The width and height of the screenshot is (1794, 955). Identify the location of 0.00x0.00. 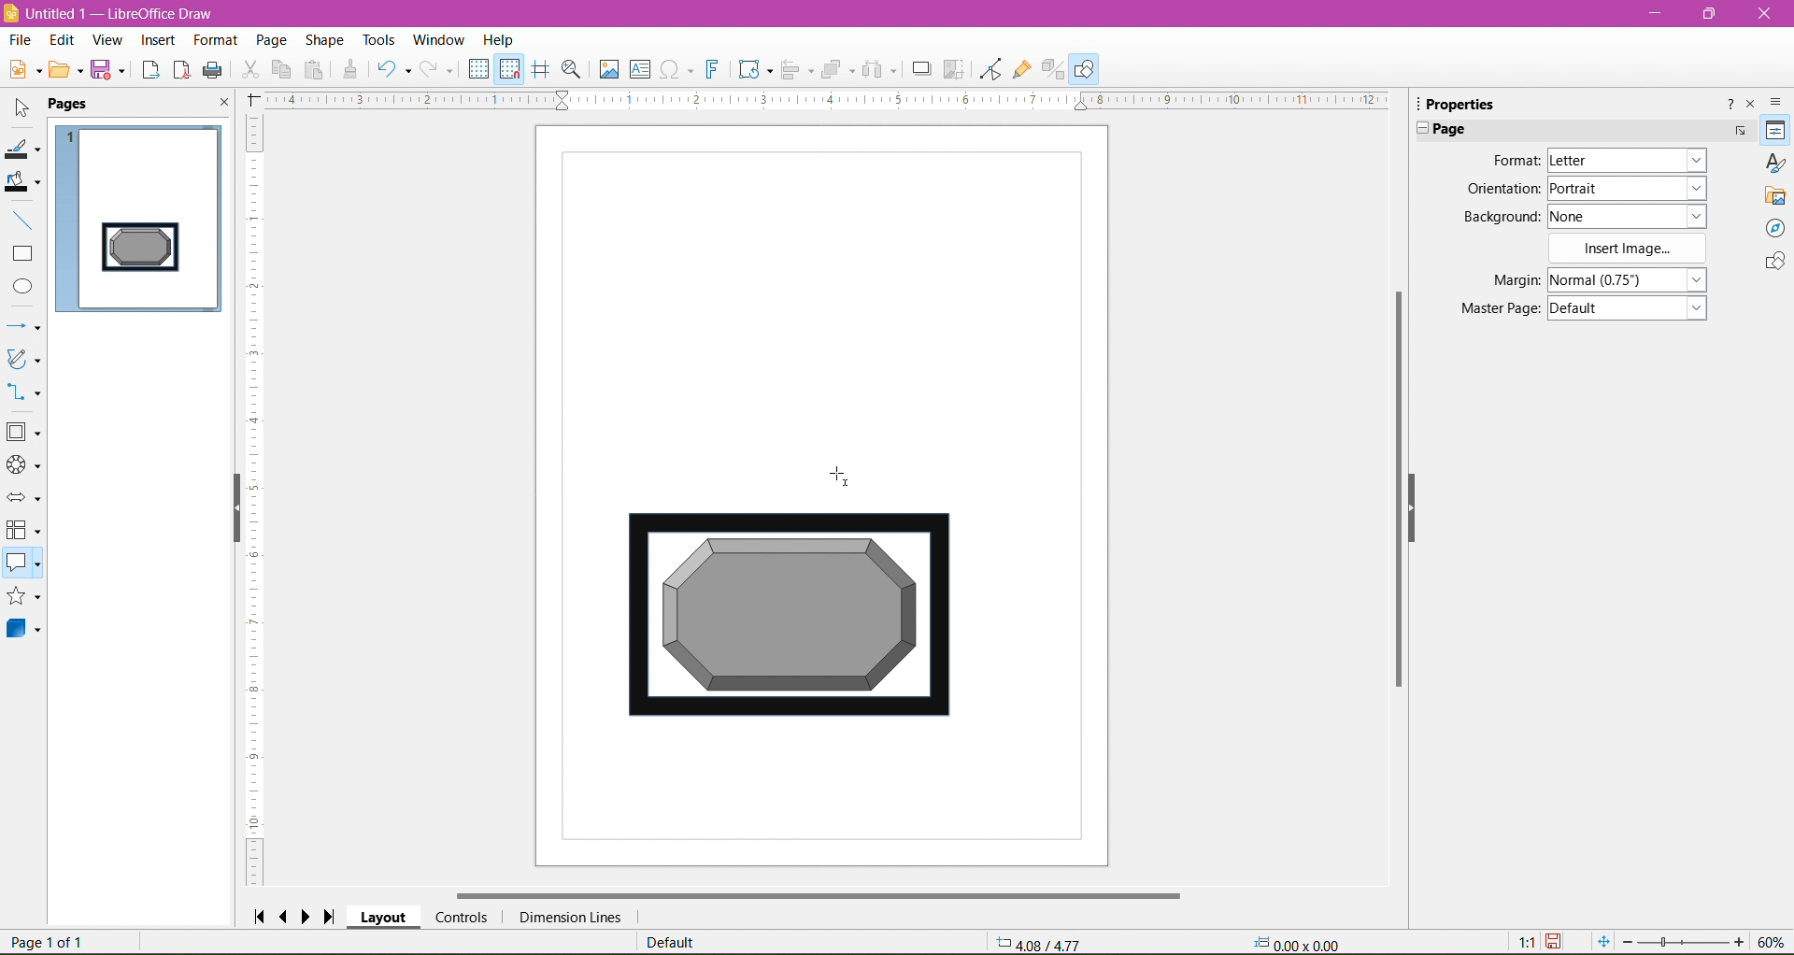
(1302, 943).